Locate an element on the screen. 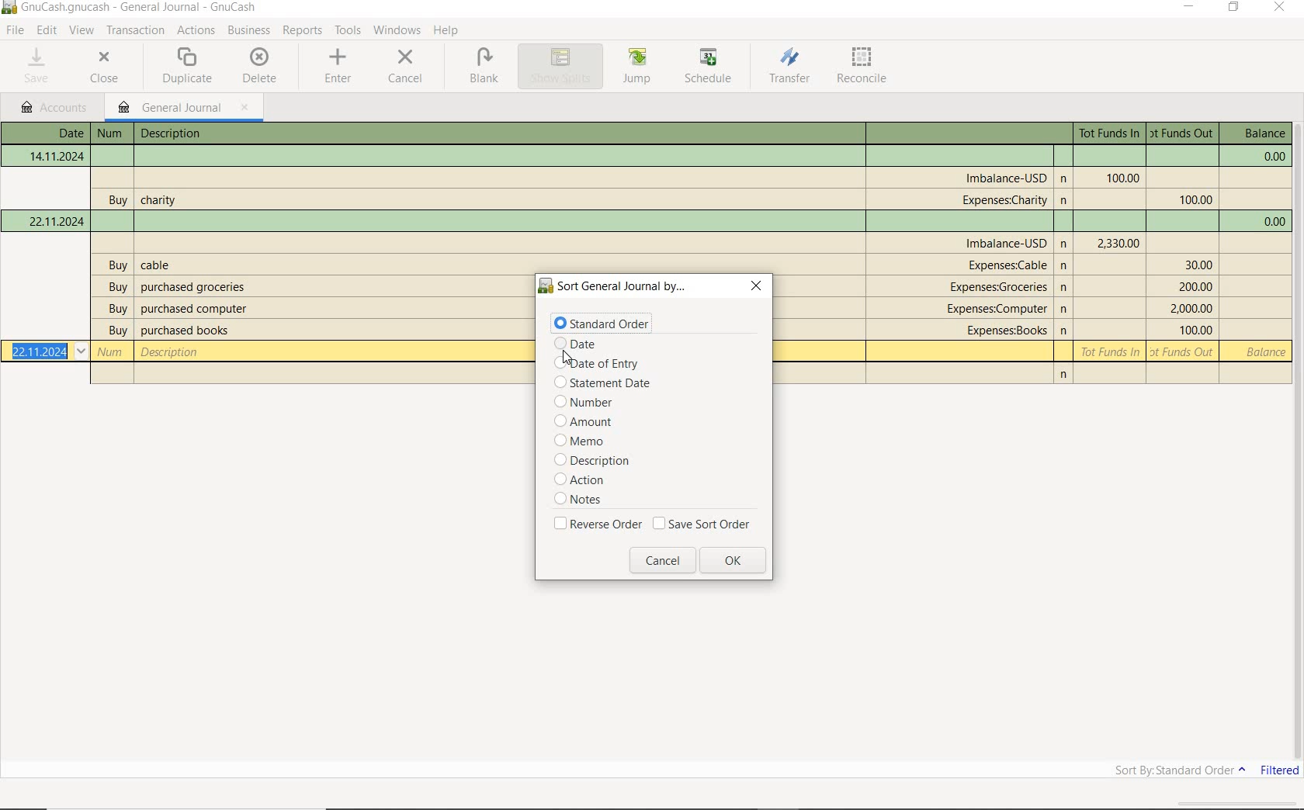 The width and height of the screenshot is (1304, 810). Tot Funds In is located at coordinates (1118, 243).